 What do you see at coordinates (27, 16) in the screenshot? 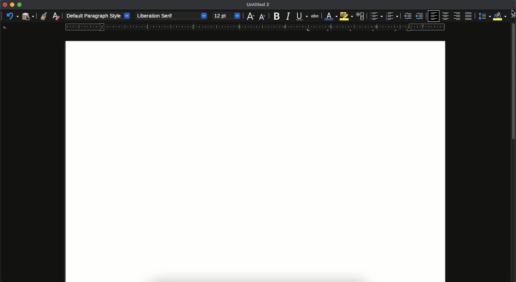
I see `paste` at bounding box center [27, 16].